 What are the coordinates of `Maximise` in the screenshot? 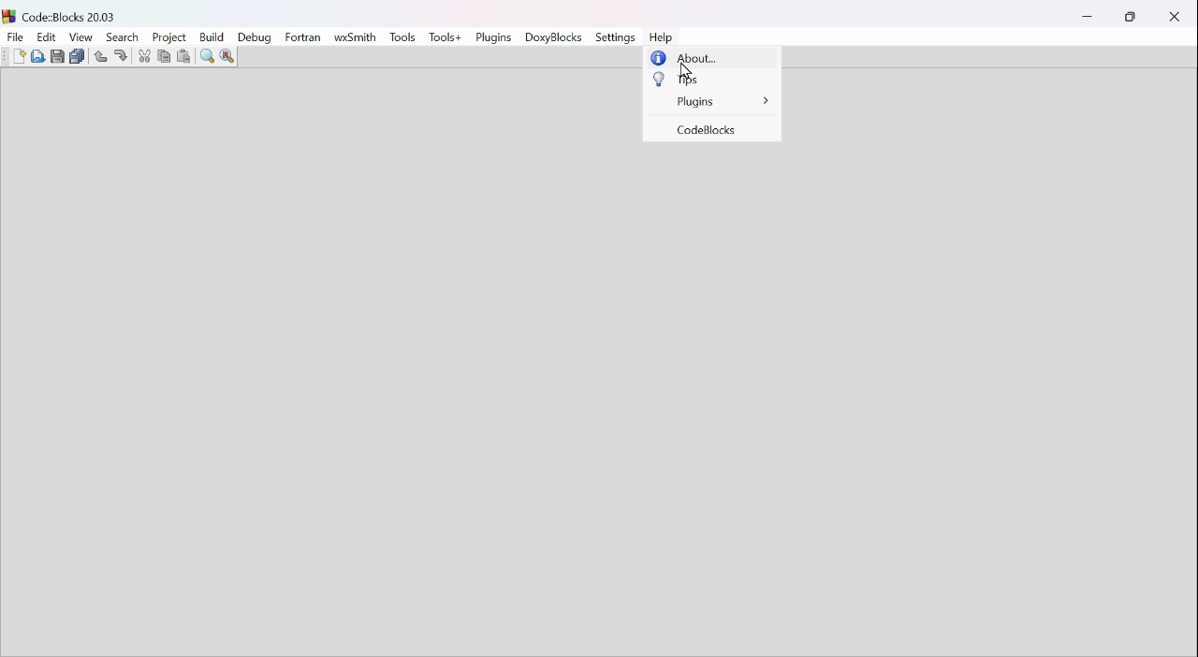 It's located at (1131, 18).